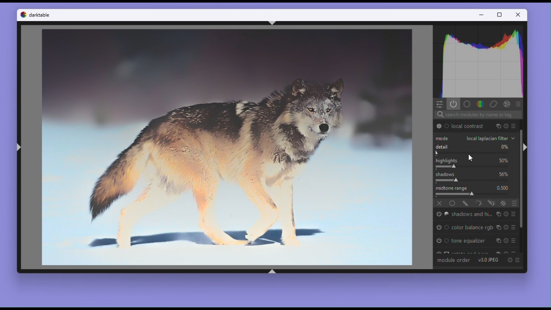 The image size is (551, 310). Describe the element at coordinates (442, 126) in the screenshot. I see `'Local contrast' is switched on` at that location.